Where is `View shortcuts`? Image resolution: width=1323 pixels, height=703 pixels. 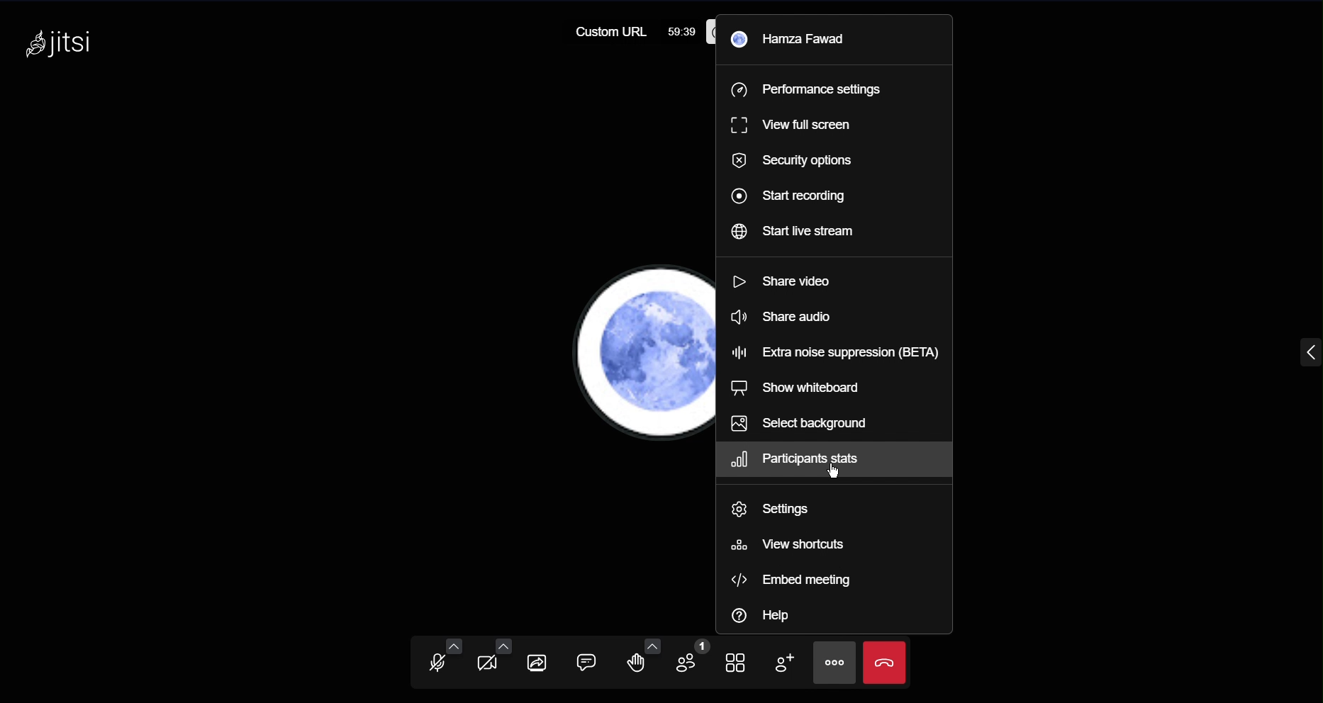
View shortcuts is located at coordinates (791, 549).